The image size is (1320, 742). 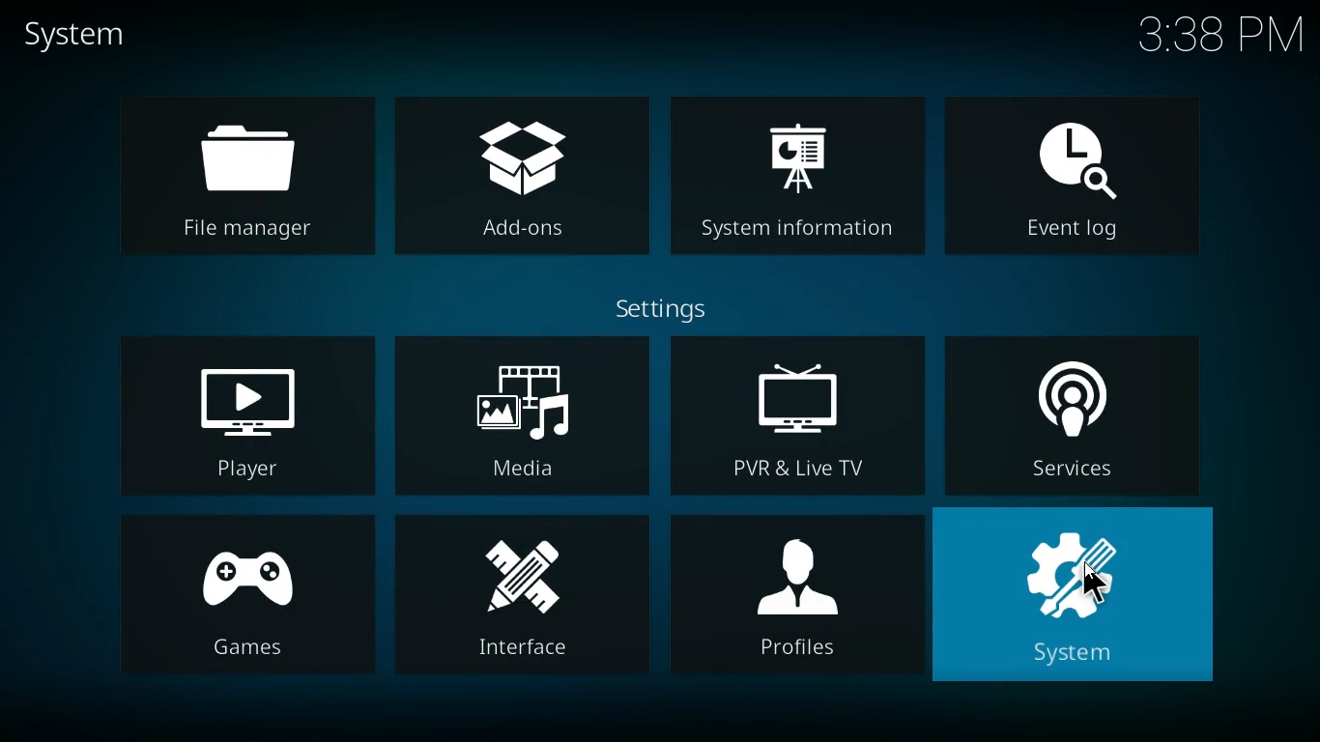 What do you see at coordinates (86, 35) in the screenshot?
I see `system` at bounding box center [86, 35].